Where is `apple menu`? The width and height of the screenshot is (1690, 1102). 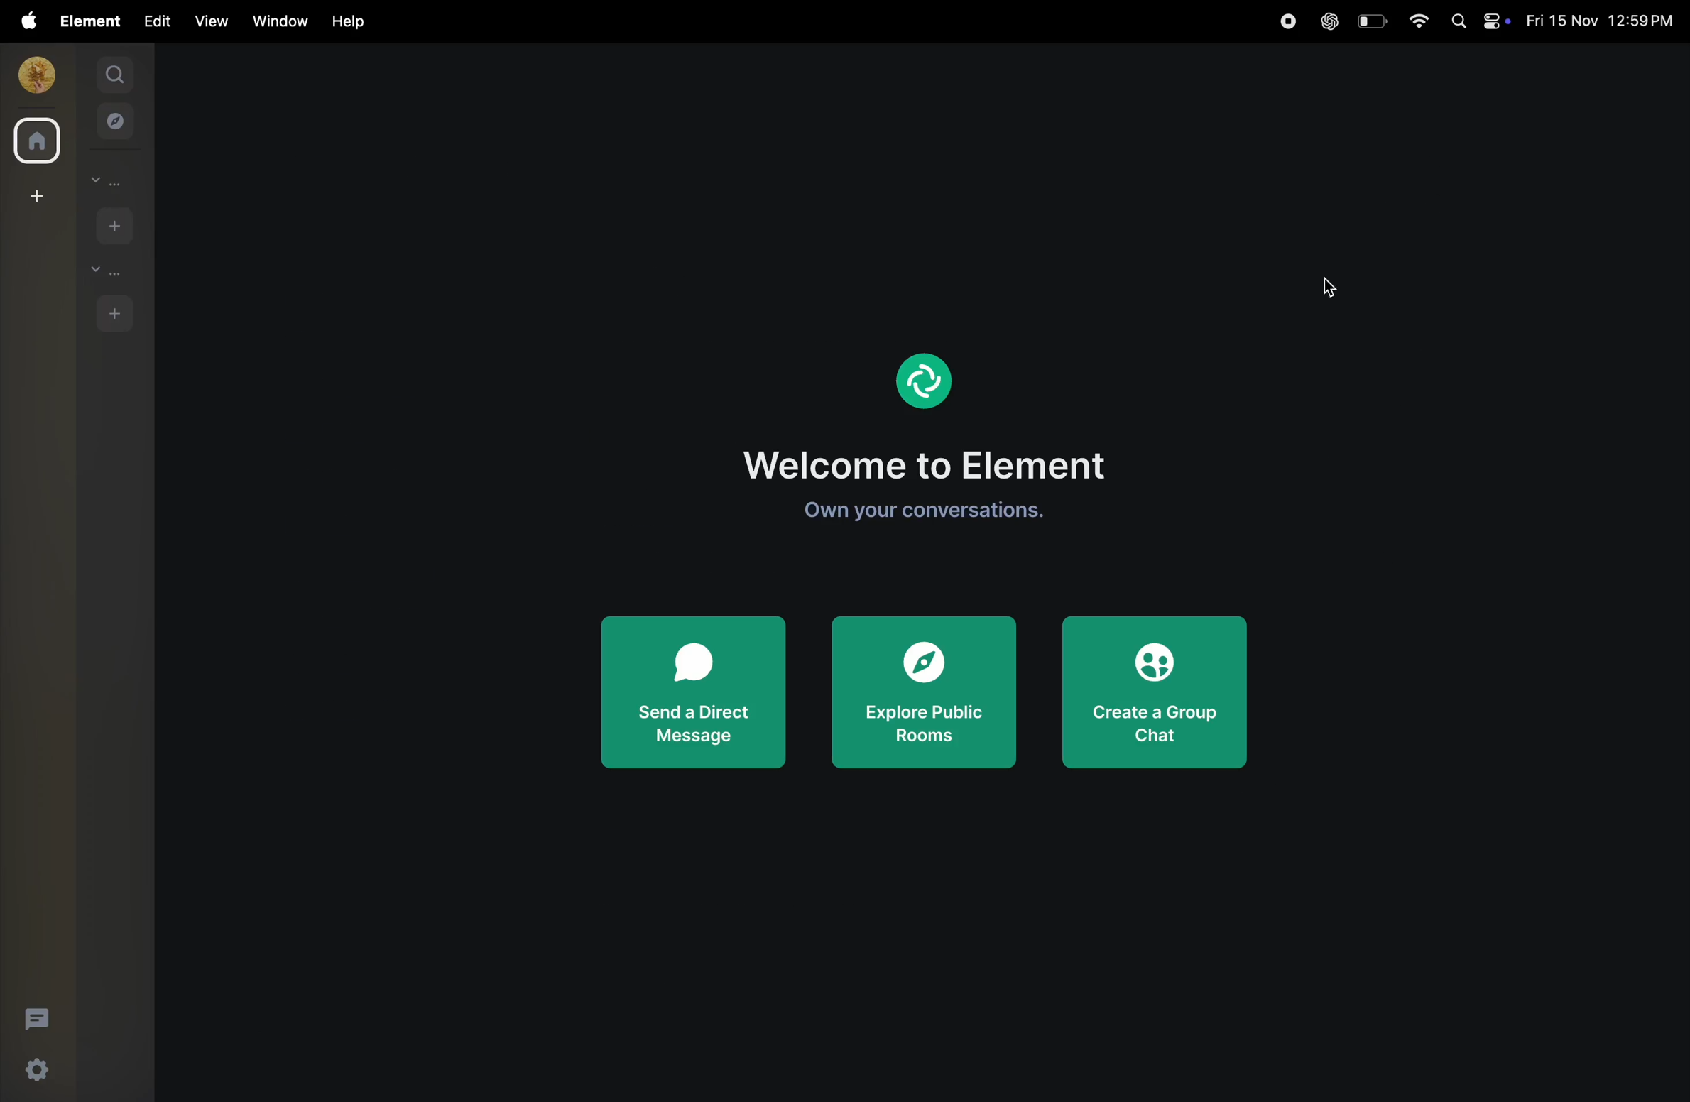 apple menu is located at coordinates (27, 21).